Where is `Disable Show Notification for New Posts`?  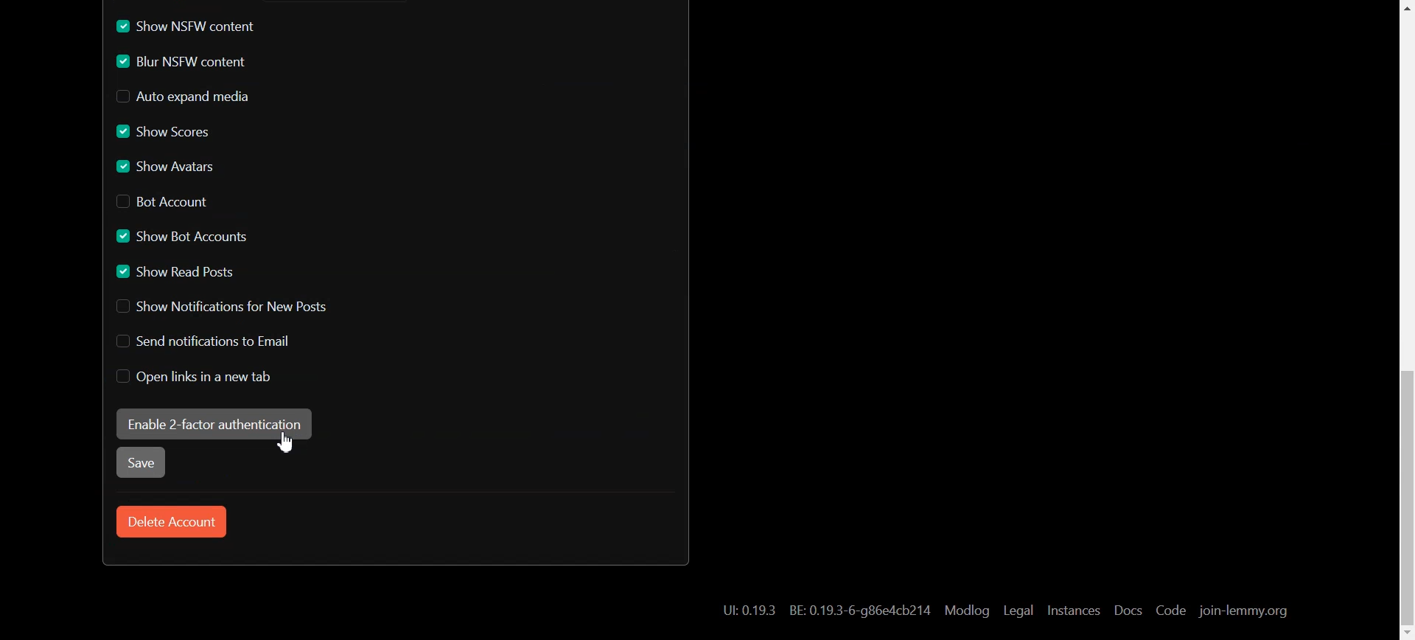 Disable Show Notification for New Posts is located at coordinates (223, 307).